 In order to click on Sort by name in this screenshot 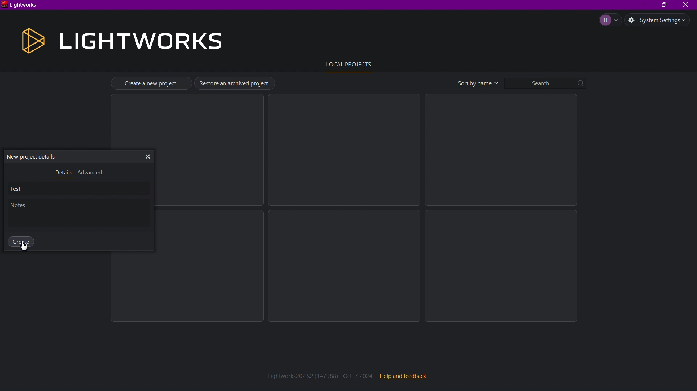, I will do `click(477, 83)`.